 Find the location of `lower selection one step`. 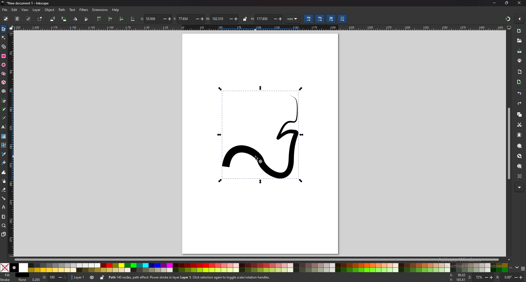

lower selection one step is located at coordinates (121, 19).